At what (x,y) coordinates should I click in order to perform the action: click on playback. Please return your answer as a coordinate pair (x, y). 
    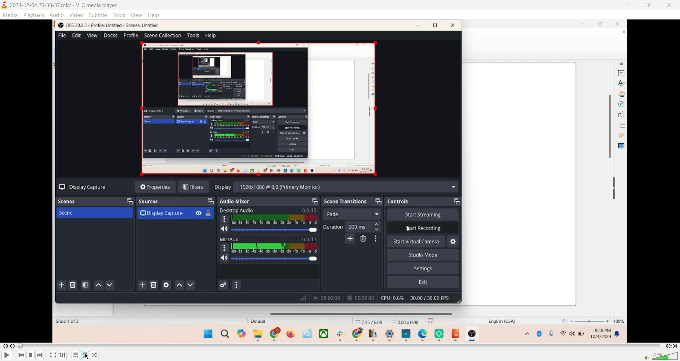
    Looking at the image, I should click on (33, 15).